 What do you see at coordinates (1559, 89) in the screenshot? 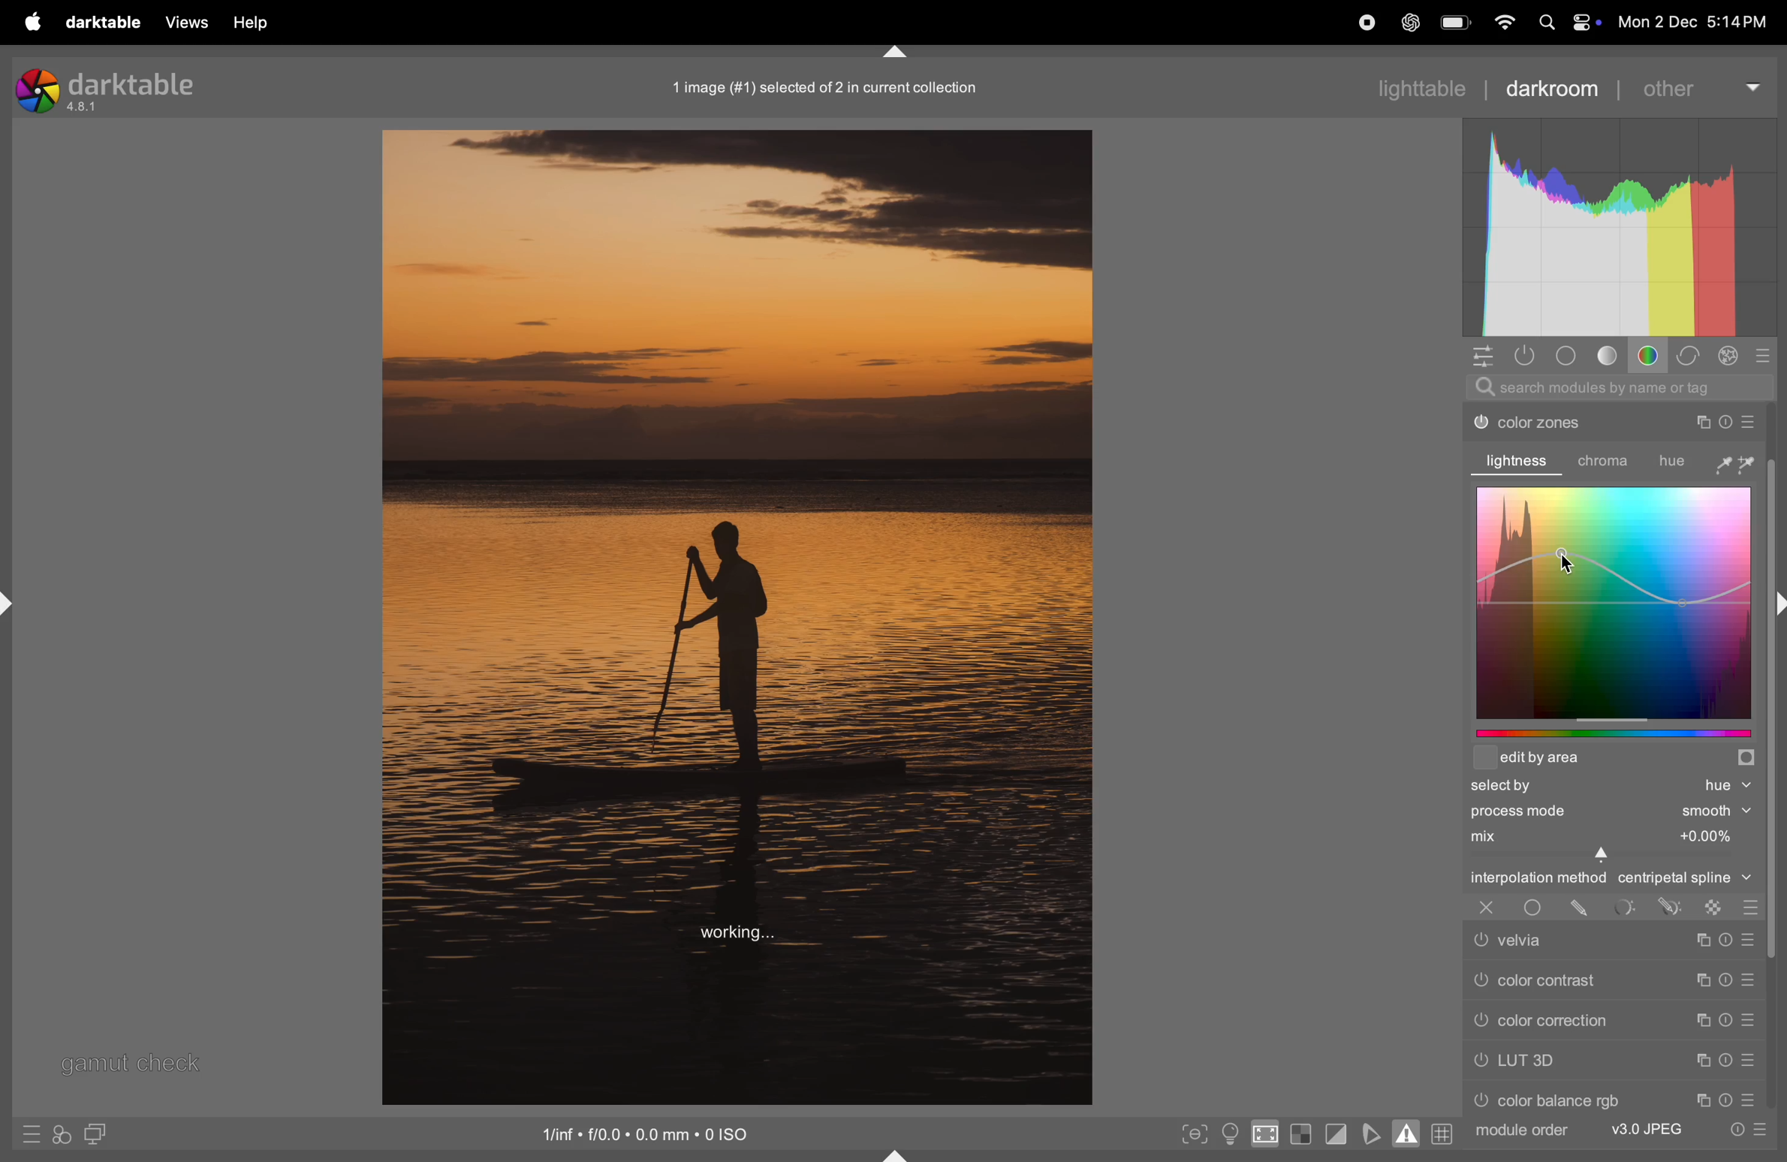
I see `darkroom` at bounding box center [1559, 89].